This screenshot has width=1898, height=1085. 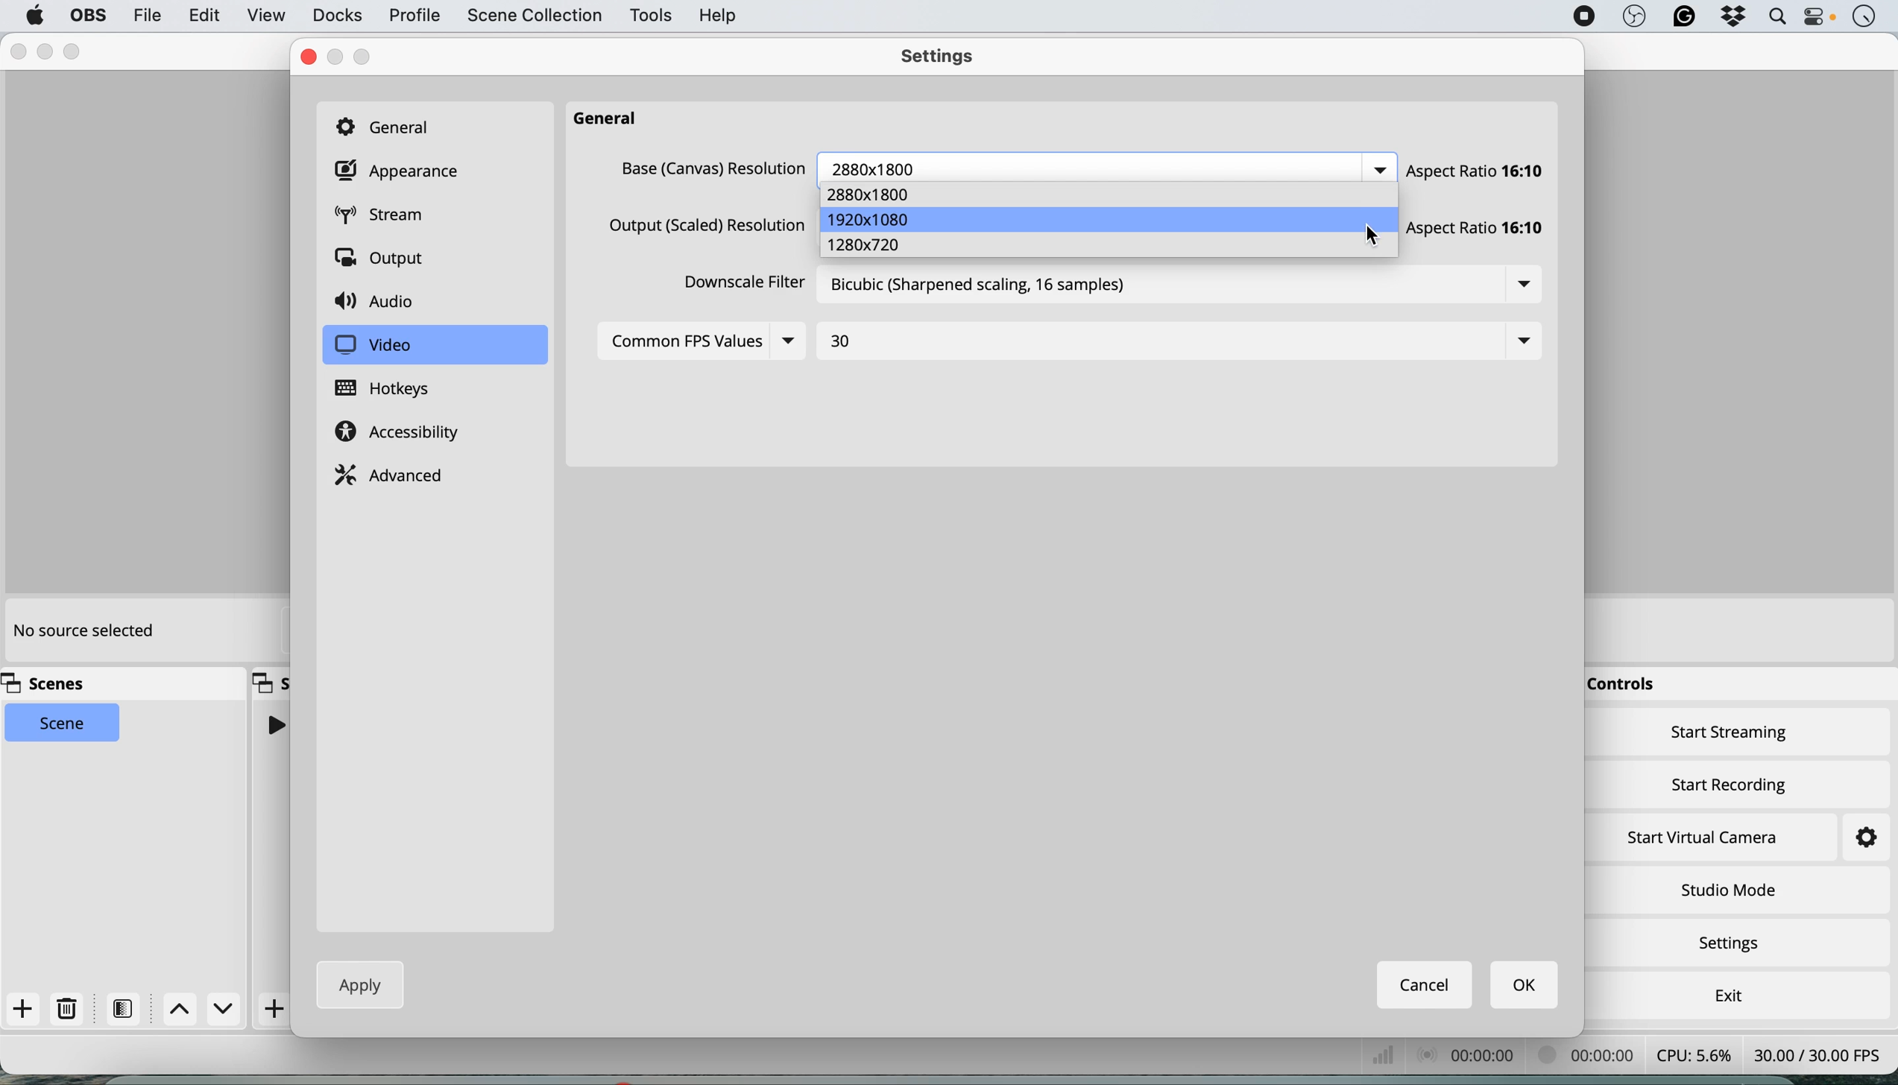 I want to click on scene collection, so click(x=533, y=17).